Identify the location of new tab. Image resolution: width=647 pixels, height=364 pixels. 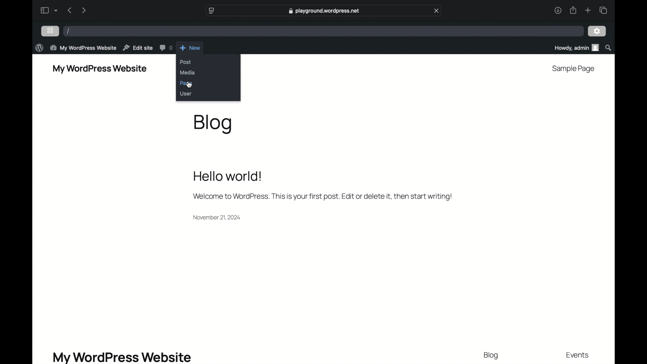
(588, 10).